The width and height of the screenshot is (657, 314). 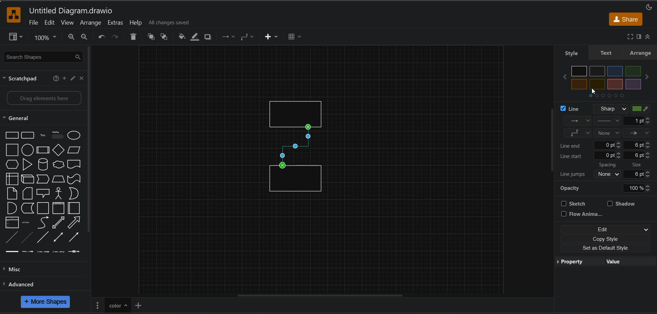 What do you see at coordinates (28, 208) in the screenshot?
I see `Data Storage` at bounding box center [28, 208].